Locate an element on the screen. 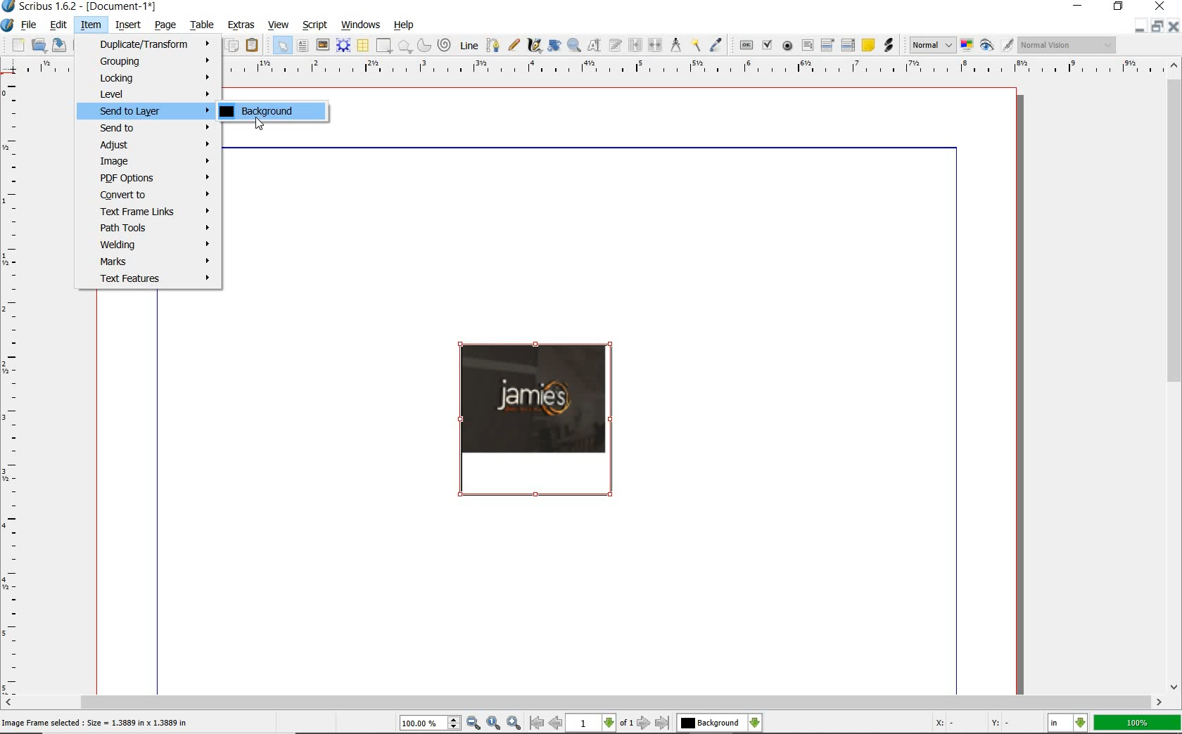 The image size is (1182, 734). Looking is located at coordinates (149, 77).